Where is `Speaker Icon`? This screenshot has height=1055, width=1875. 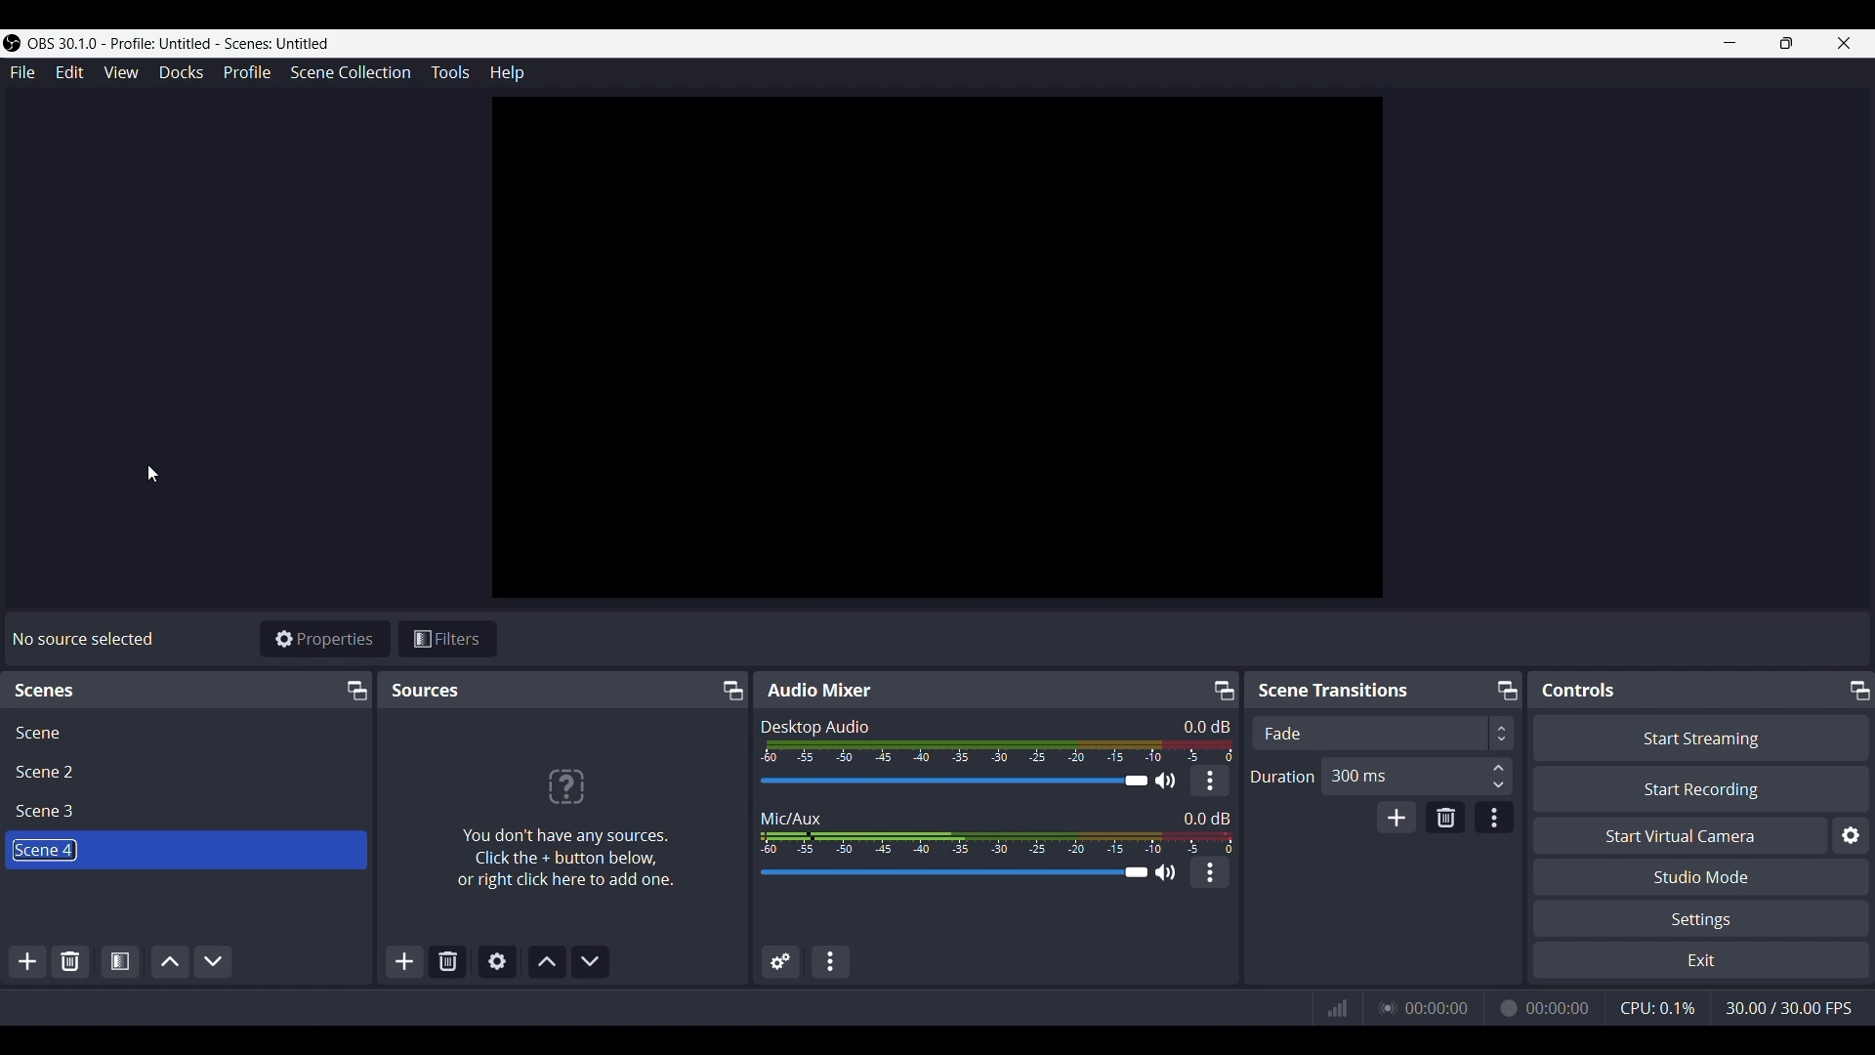
Speaker Icon is located at coordinates (1165, 871).